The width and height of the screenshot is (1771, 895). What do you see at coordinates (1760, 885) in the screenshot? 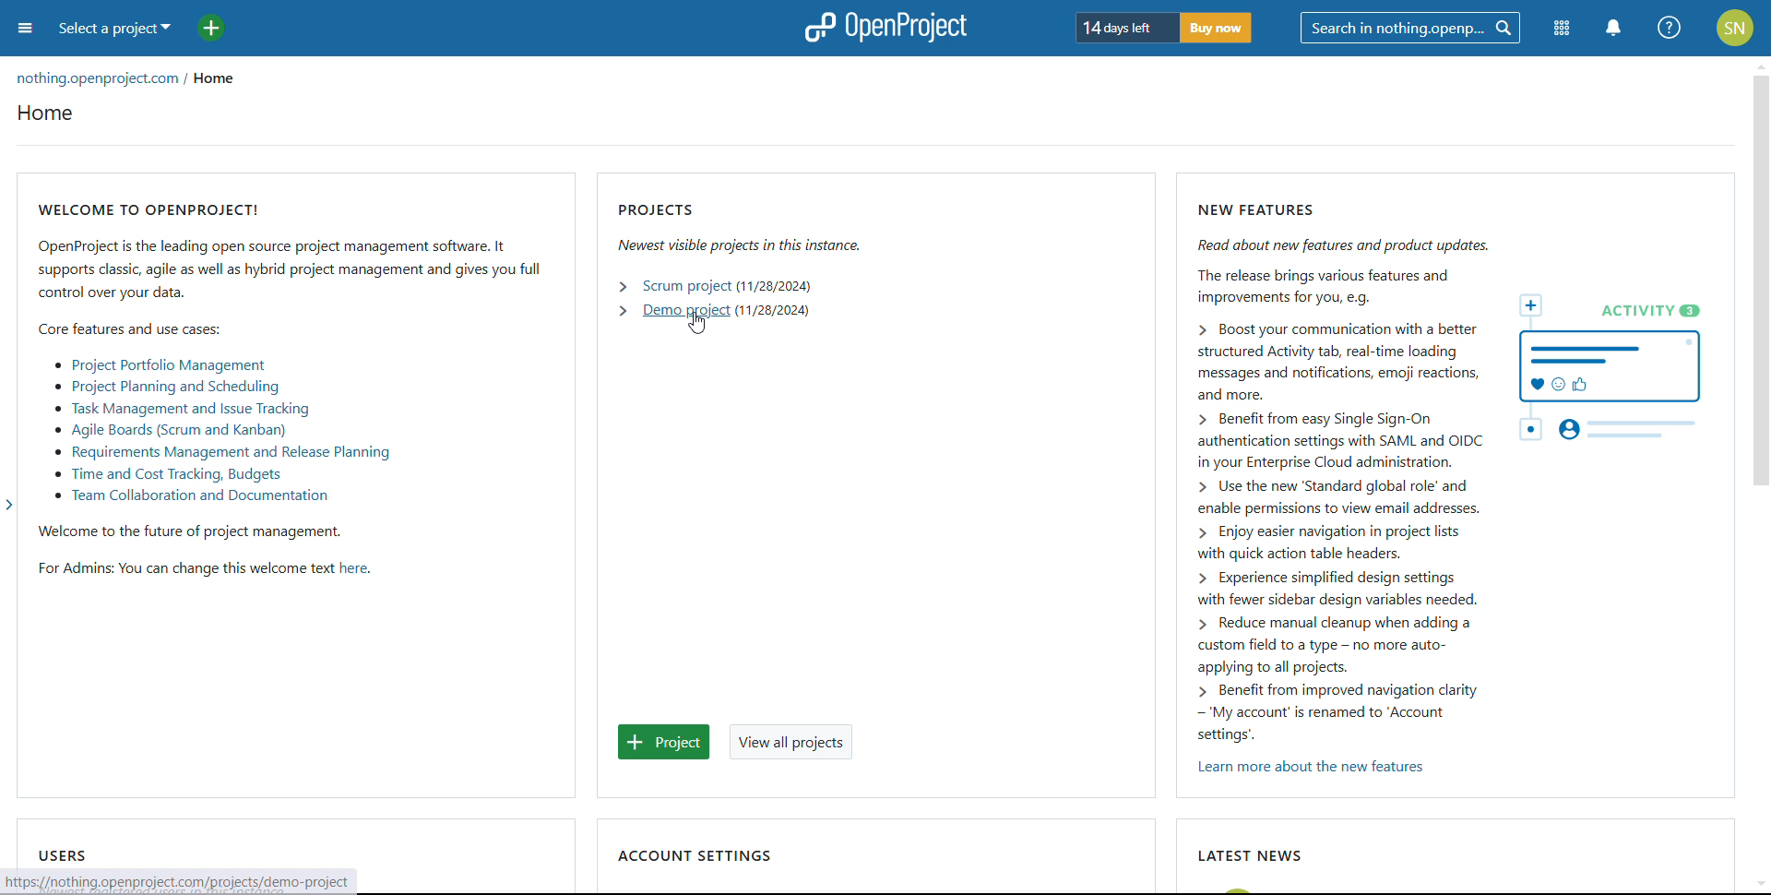
I see `scroll down` at bounding box center [1760, 885].